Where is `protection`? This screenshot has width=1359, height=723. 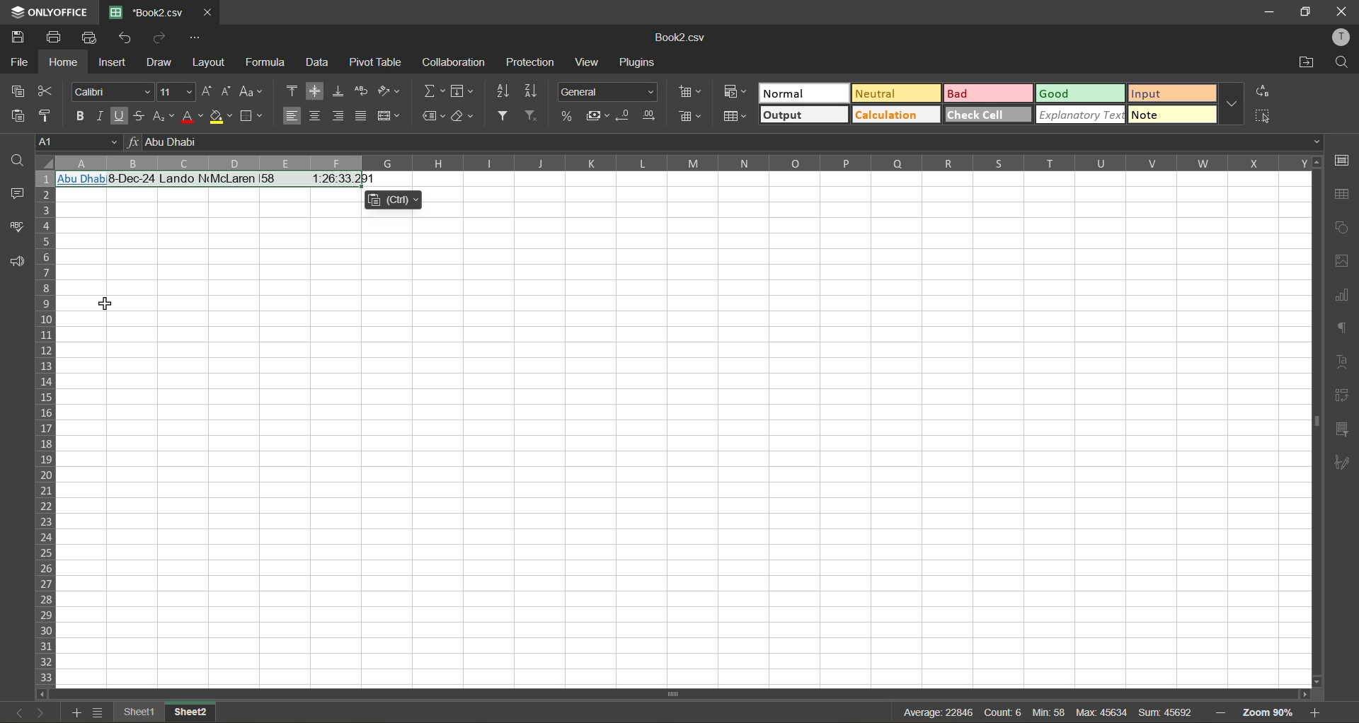 protection is located at coordinates (532, 62).